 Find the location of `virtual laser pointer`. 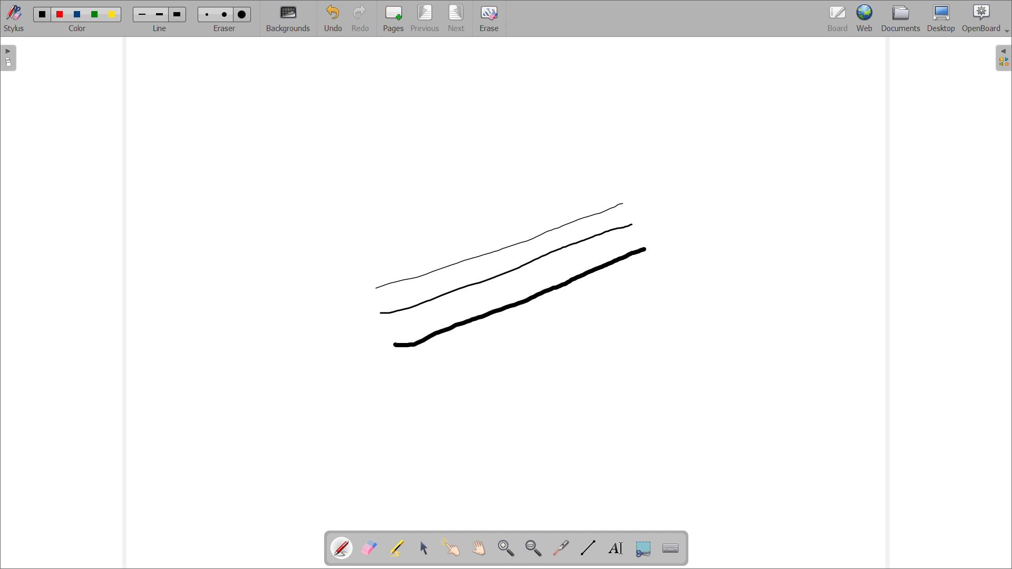

virtual laser pointer is located at coordinates (562, 547).